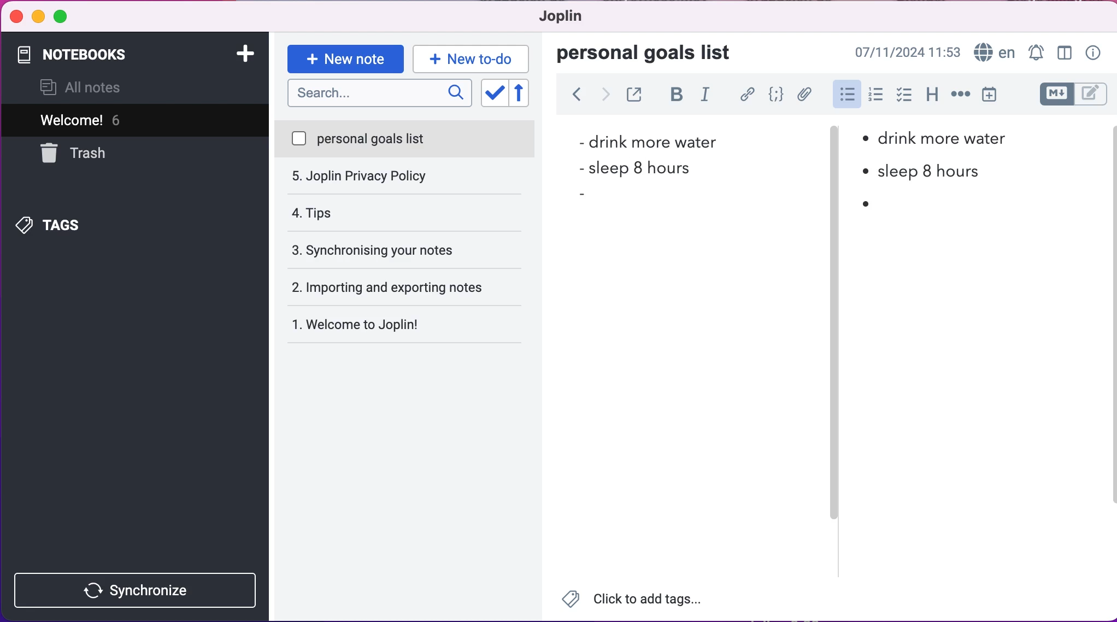  Describe the element at coordinates (639, 600) in the screenshot. I see `Click to add tags...` at that location.